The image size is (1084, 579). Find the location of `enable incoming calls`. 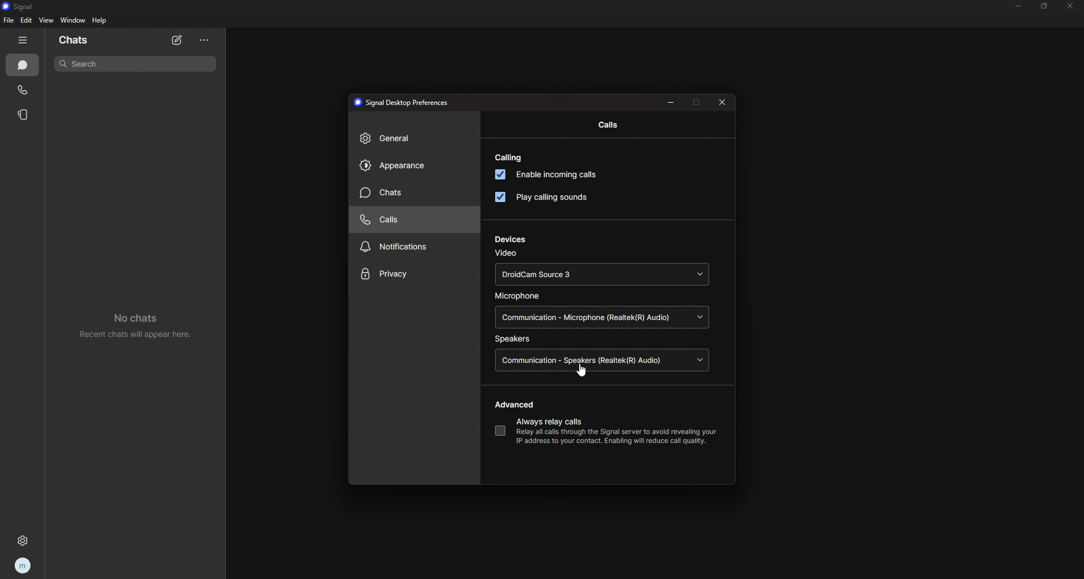

enable incoming calls is located at coordinates (545, 174).